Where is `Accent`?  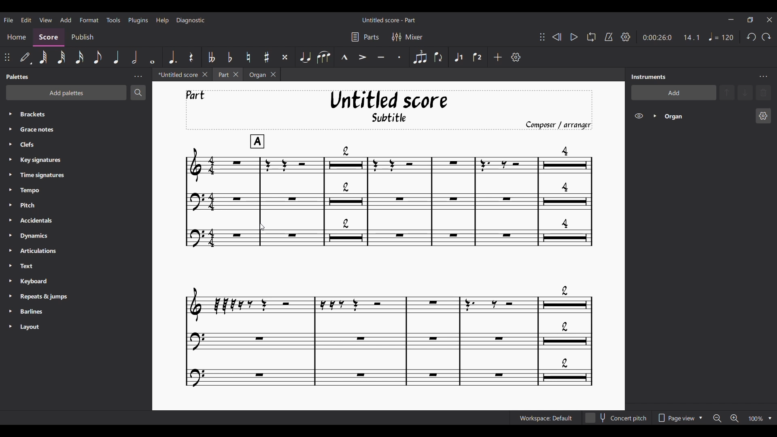 Accent is located at coordinates (362, 57).